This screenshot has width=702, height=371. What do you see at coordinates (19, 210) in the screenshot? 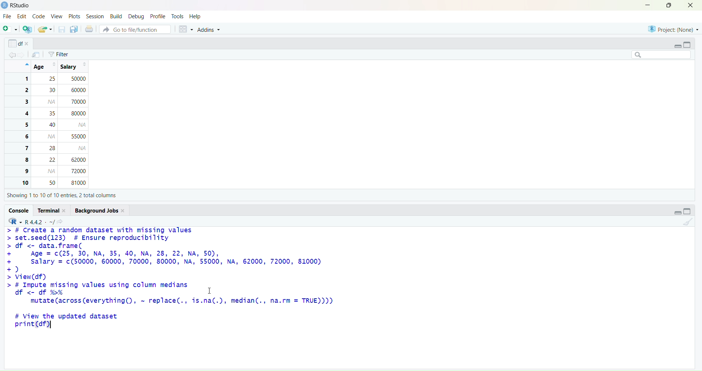
I see `console` at bounding box center [19, 210].